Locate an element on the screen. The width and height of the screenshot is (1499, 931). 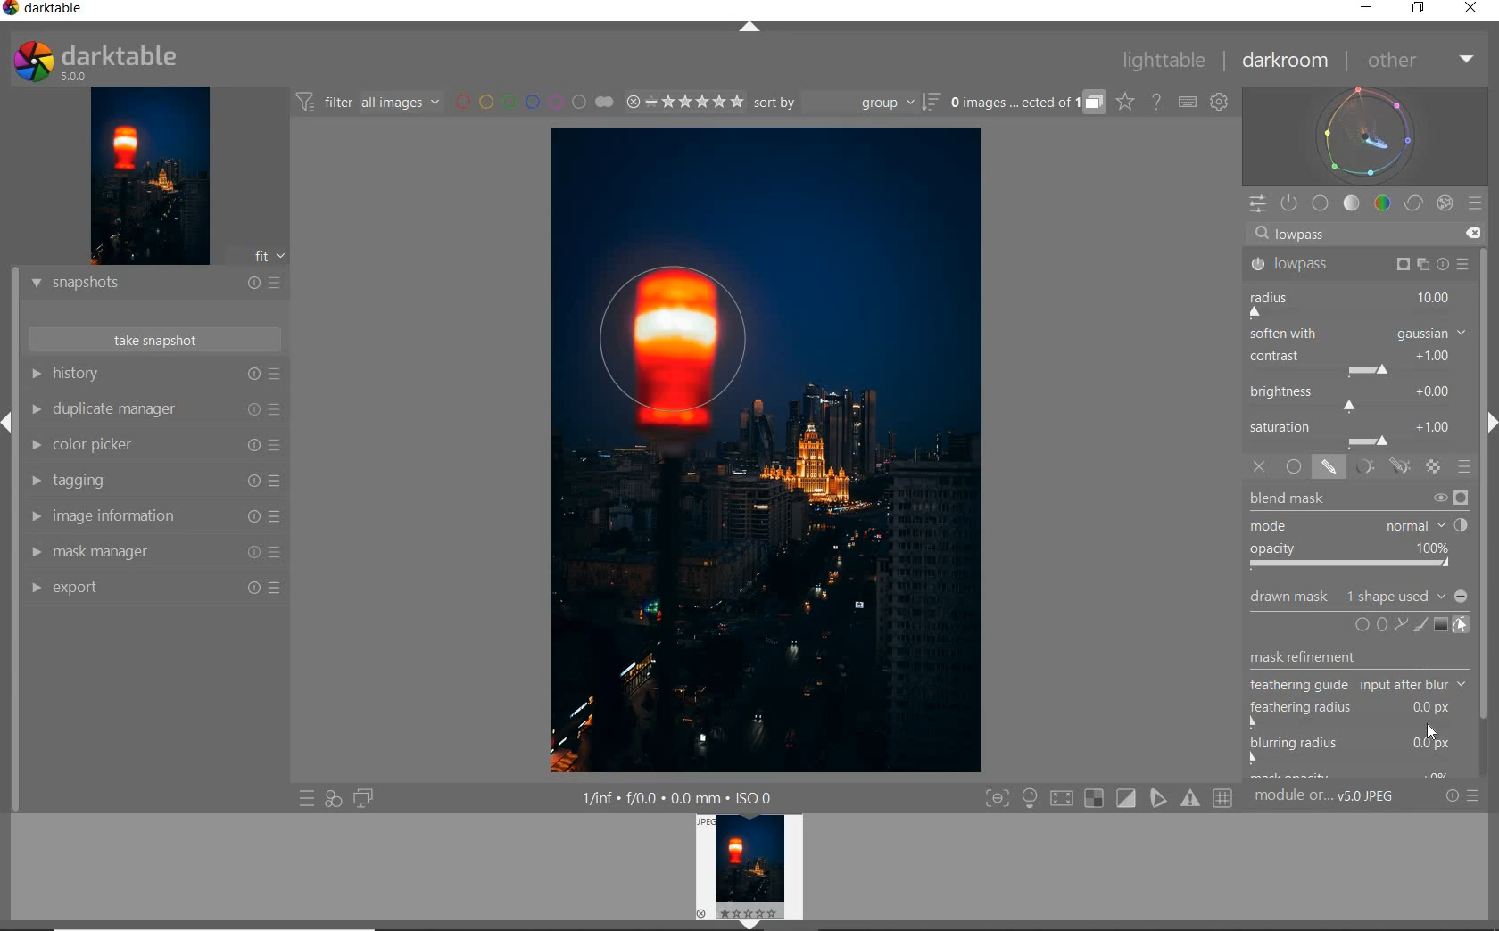
RADIUS is located at coordinates (1355, 302).